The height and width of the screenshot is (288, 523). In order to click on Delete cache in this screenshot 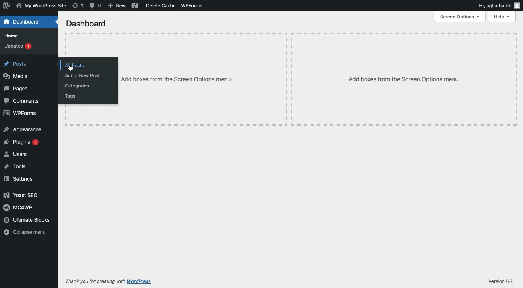, I will do `click(161, 6)`.